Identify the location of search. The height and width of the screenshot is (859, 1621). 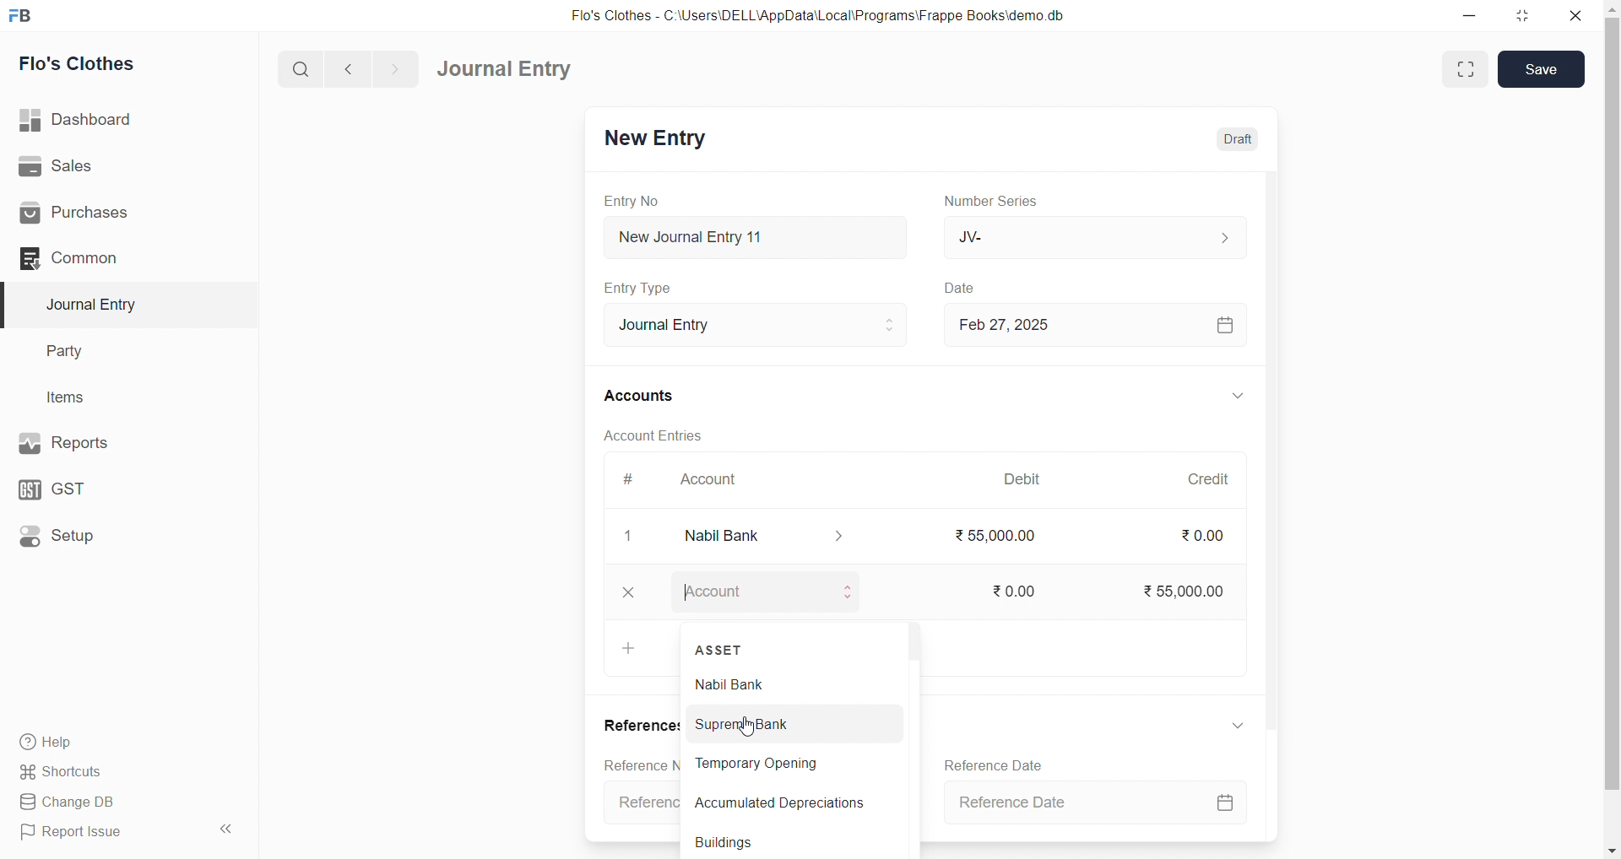
(298, 71).